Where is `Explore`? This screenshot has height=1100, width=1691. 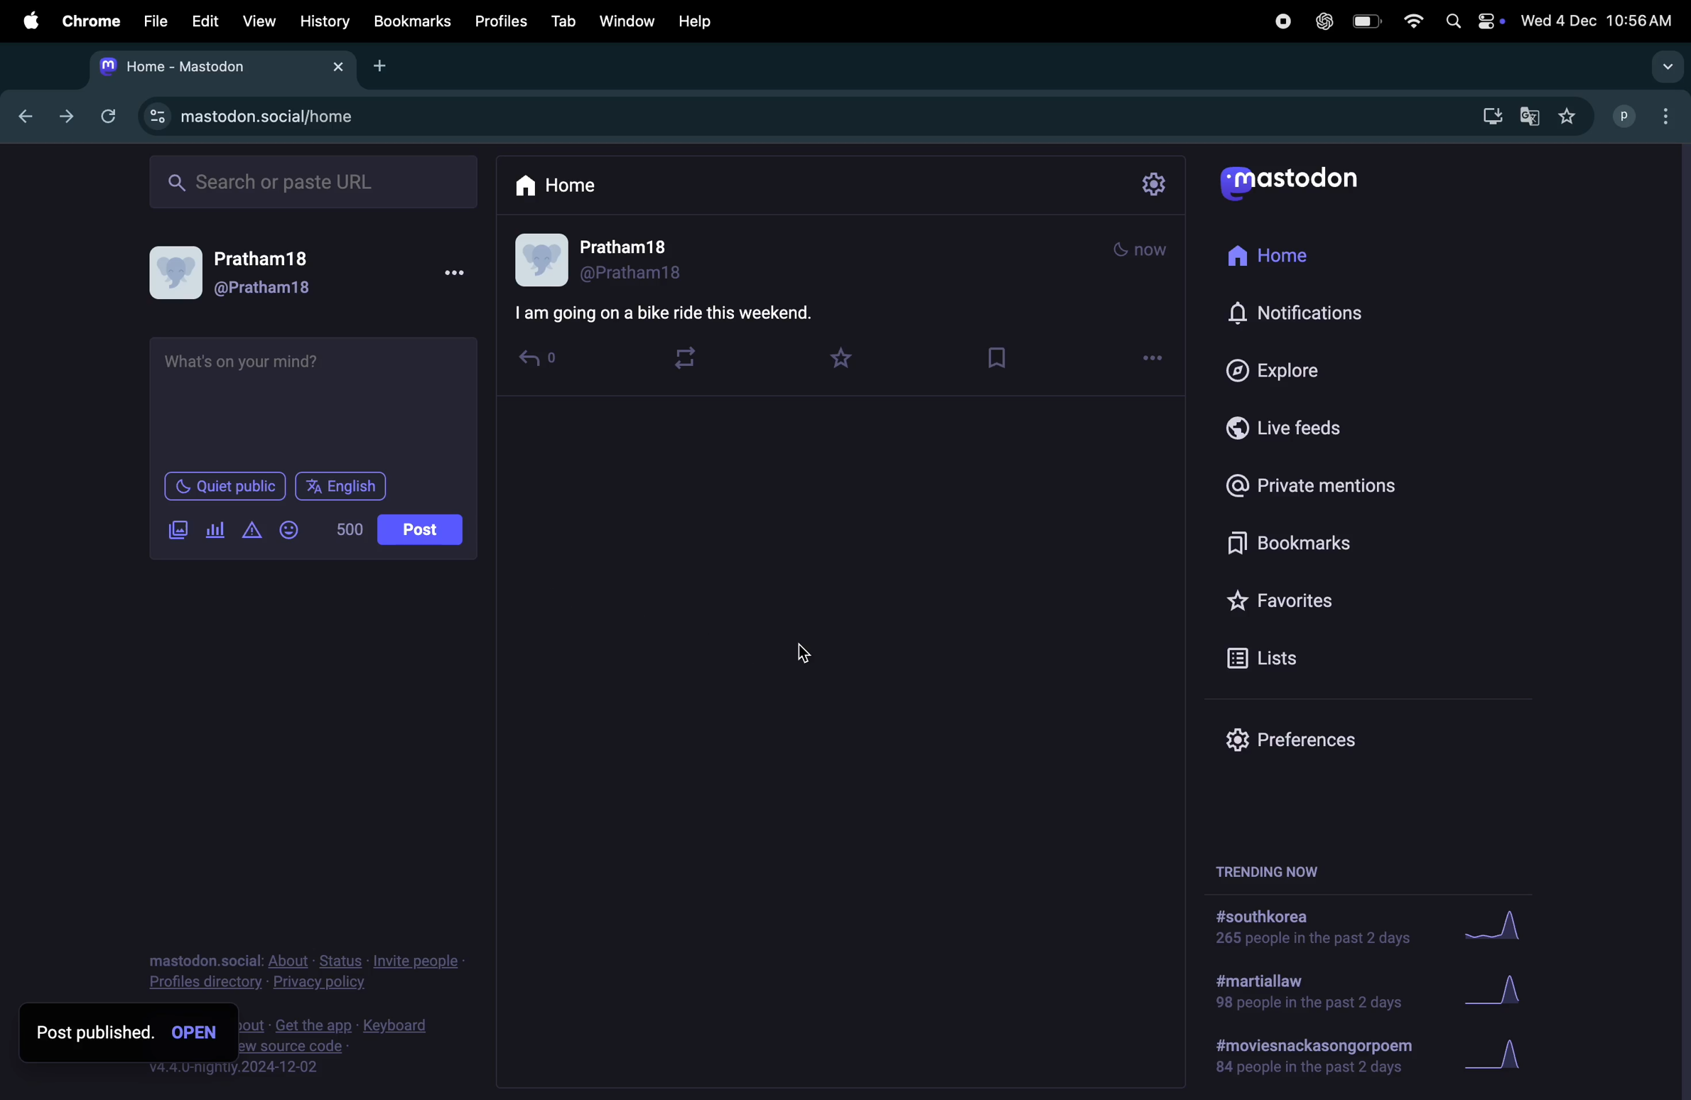 Explore is located at coordinates (1282, 370).